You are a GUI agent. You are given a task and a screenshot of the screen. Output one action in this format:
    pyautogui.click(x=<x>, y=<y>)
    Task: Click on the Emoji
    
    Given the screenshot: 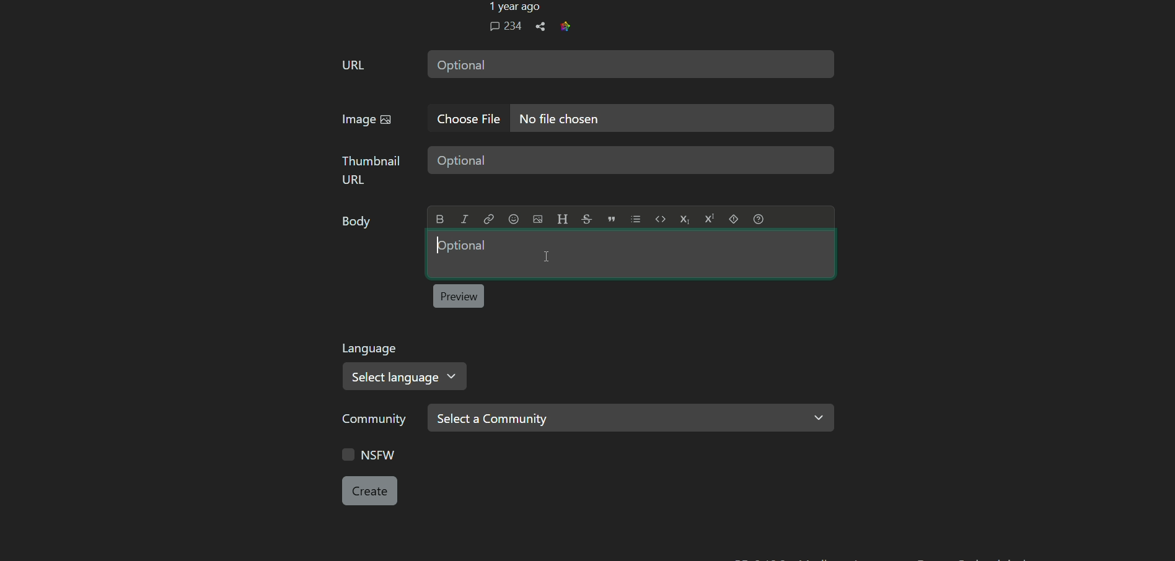 What is the action you would take?
    pyautogui.click(x=513, y=219)
    